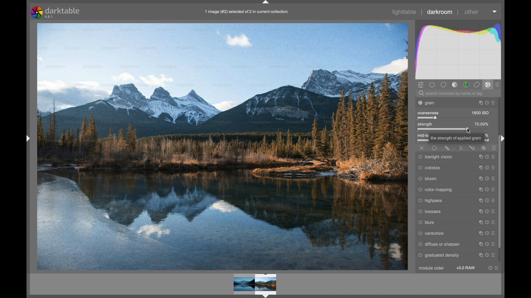 The image size is (531, 298). Describe the element at coordinates (438, 190) in the screenshot. I see `color mapping` at that location.